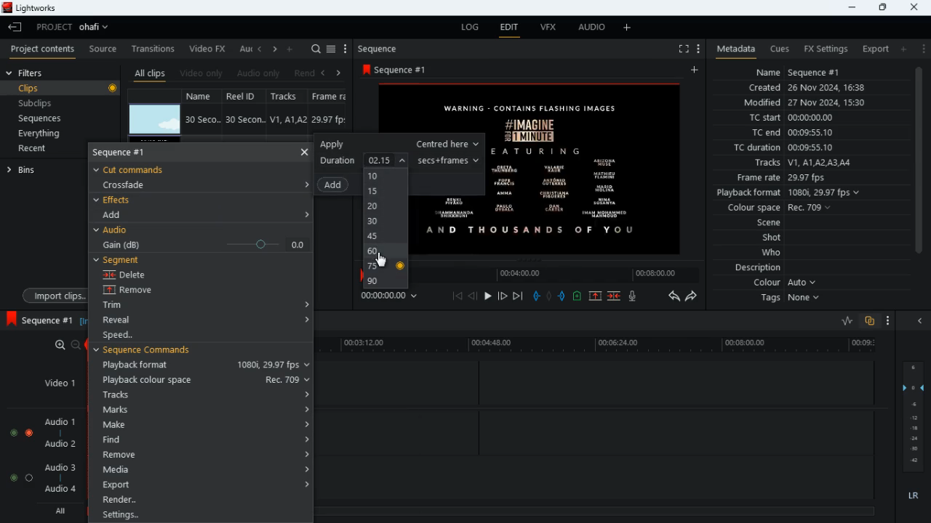 This screenshot has width=931, height=523. Describe the element at coordinates (923, 322) in the screenshot. I see `close` at that location.